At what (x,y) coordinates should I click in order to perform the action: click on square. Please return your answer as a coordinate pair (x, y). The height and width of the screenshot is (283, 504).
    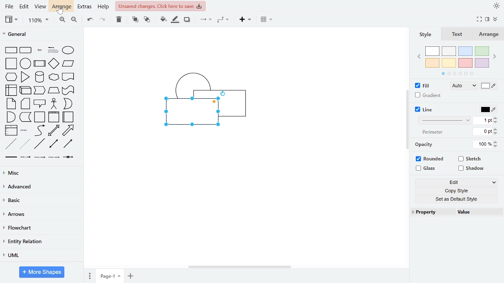
    Looking at the image, I should click on (12, 64).